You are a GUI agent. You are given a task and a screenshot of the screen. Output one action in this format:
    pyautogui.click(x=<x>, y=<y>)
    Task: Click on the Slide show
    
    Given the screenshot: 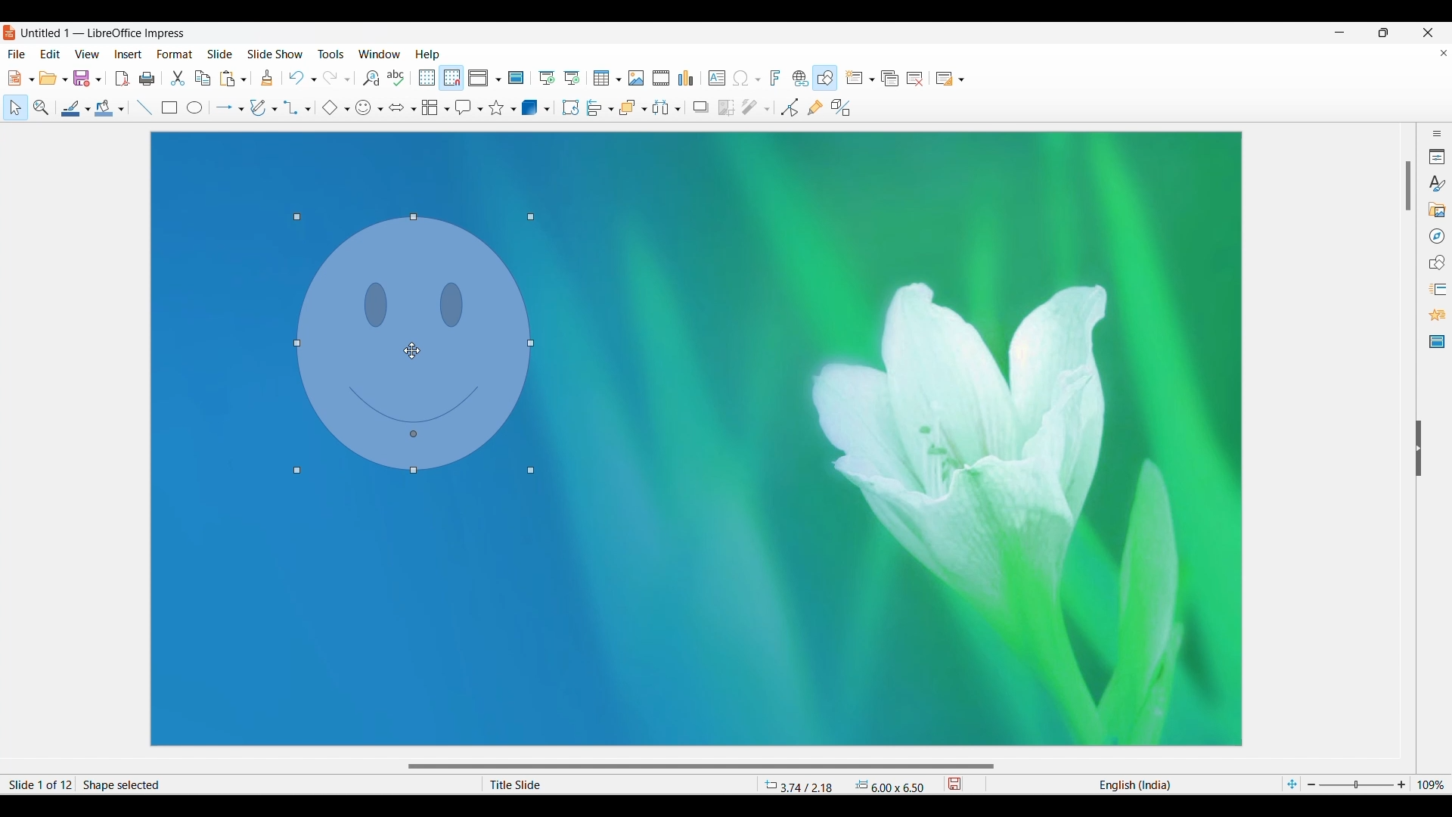 What is the action you would take?
    pyautogui.click(x=275, y=53)
    